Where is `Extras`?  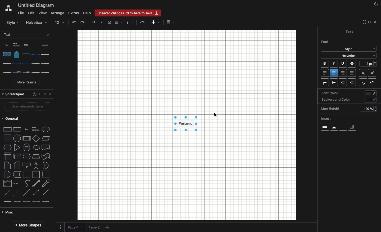
Extras is located at coordinates (74, 13).